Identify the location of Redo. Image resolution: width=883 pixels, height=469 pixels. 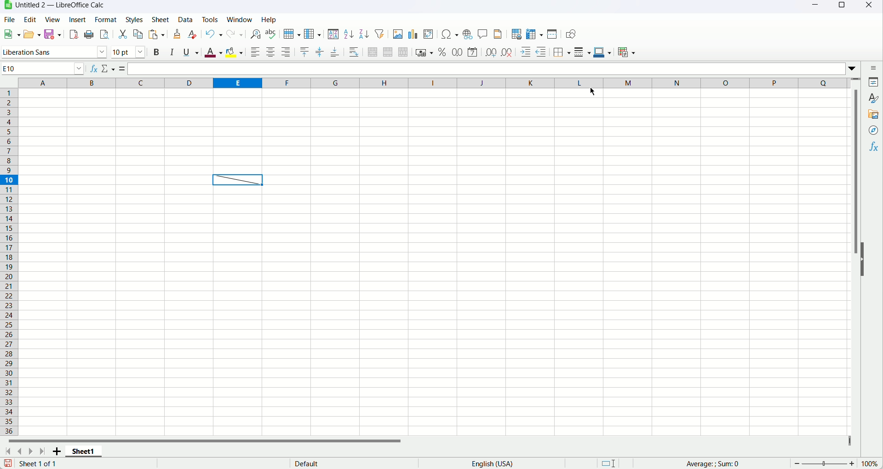
(236, 34).